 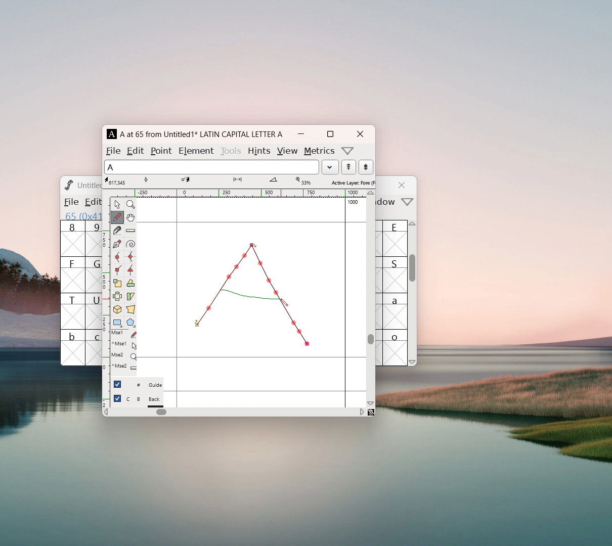 What do you see at coordinates (345, 302) in the screenshot?
I see `right side bearing` at bounding box center [345, 302].